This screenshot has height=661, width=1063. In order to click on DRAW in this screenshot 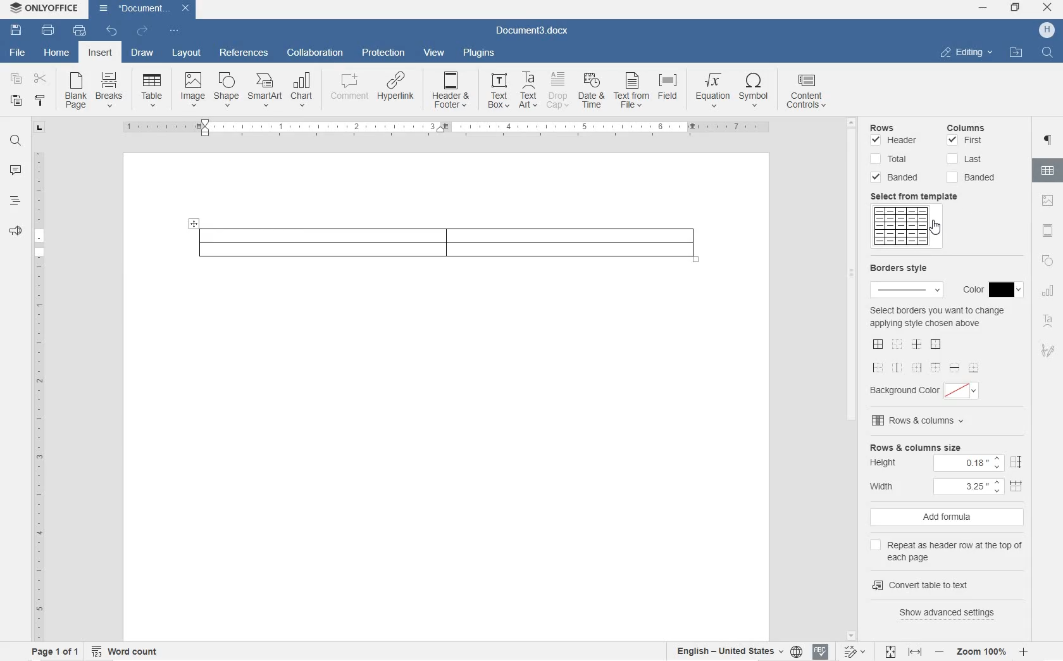, I will do `click(141, 54)`.